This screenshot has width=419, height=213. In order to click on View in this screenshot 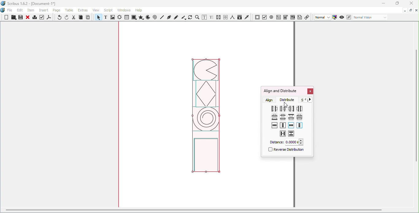, I will do `click(97, 10)`.